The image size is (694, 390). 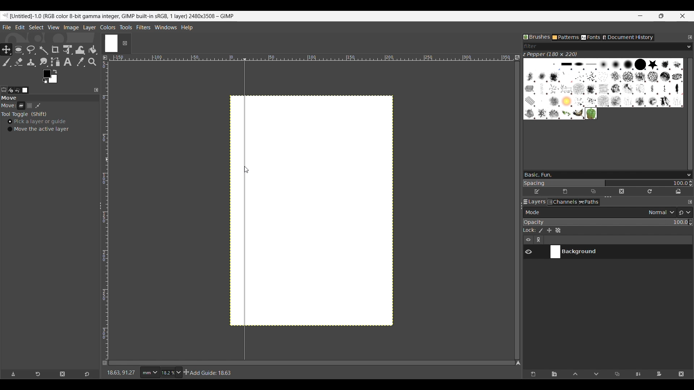 What do you see at coordinates (179, 373) in the screenshot?
I see `Zoom options` at bounding box center [179, 373].